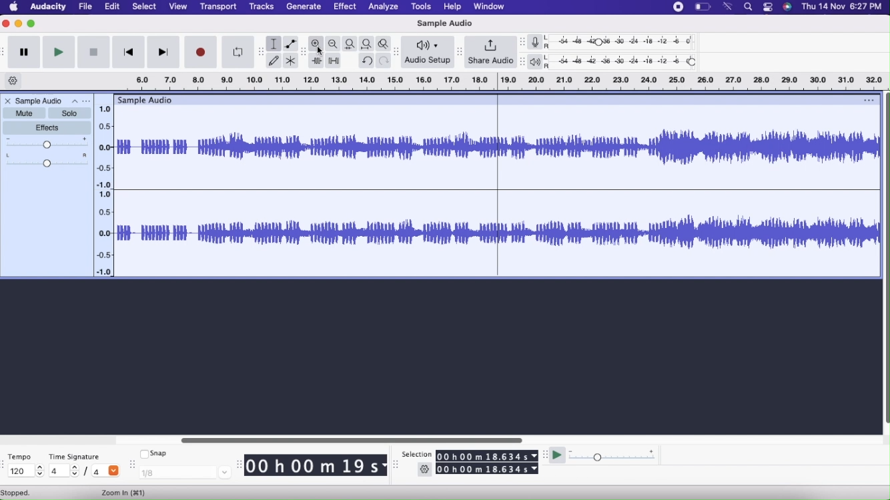 This screenshot has width=890, height=500. I want to click on Slider, so click(885, 256).